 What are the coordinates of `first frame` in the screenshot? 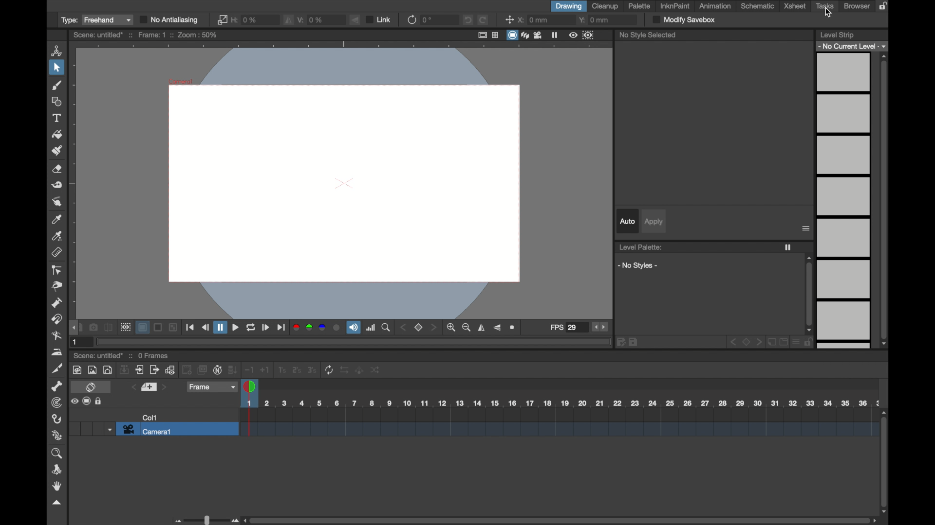 It's located at (190, 328).